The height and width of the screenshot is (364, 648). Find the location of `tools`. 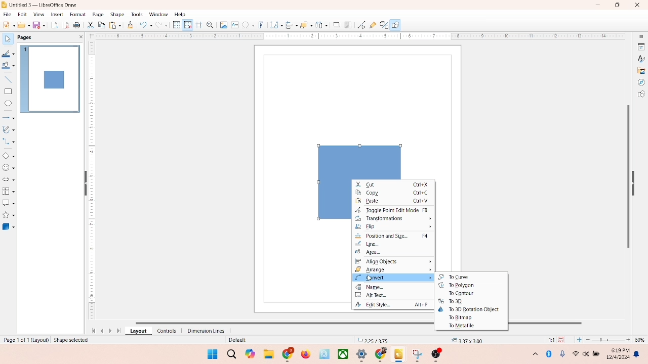

tools is located at coordinates (136, 14).